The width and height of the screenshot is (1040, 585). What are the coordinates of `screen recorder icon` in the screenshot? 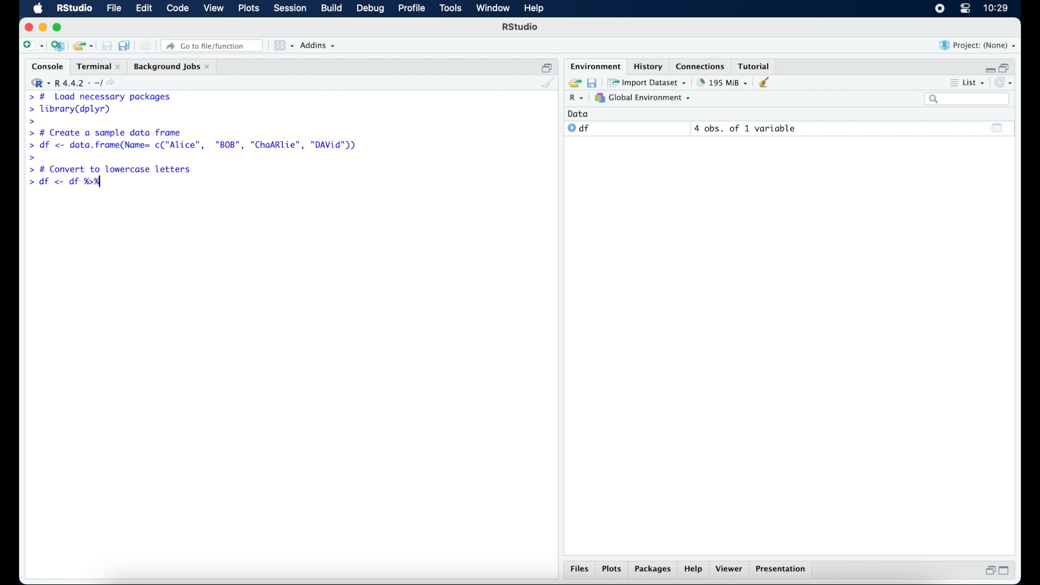 It's located at (939, 9).